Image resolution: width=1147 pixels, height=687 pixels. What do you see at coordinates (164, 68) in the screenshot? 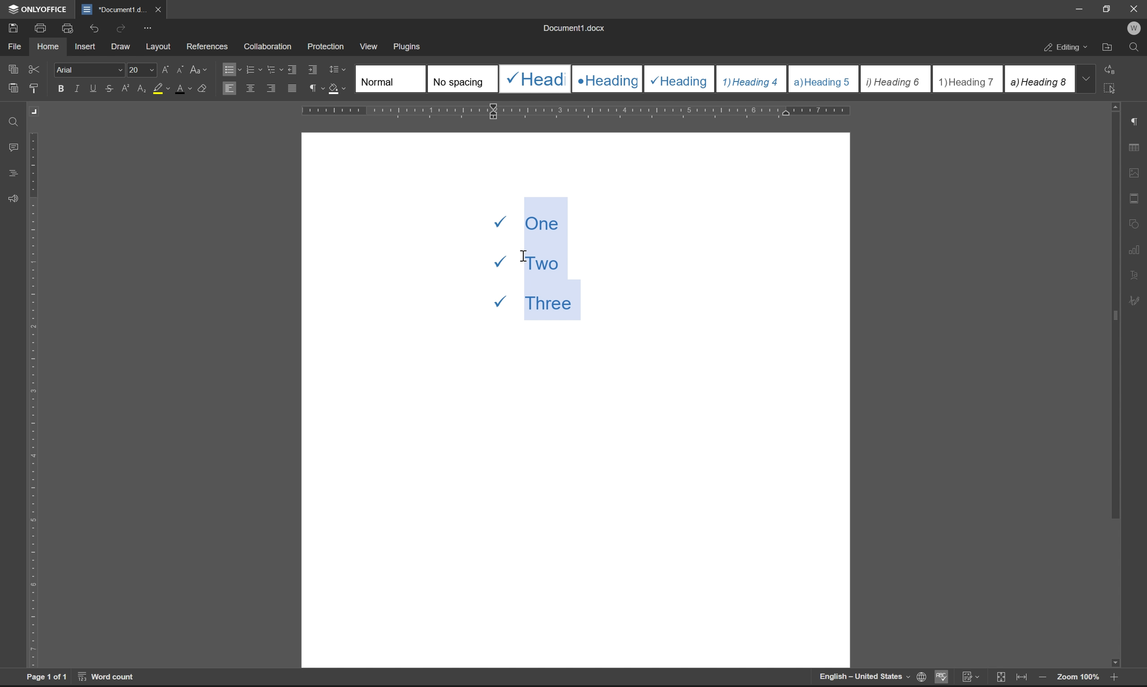
I see `increment font case` at bounding box center [164, 68].